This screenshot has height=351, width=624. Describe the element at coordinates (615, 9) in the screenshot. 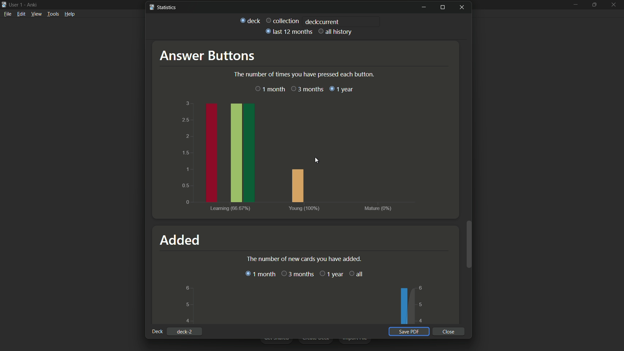

I see `Close app` at that location.